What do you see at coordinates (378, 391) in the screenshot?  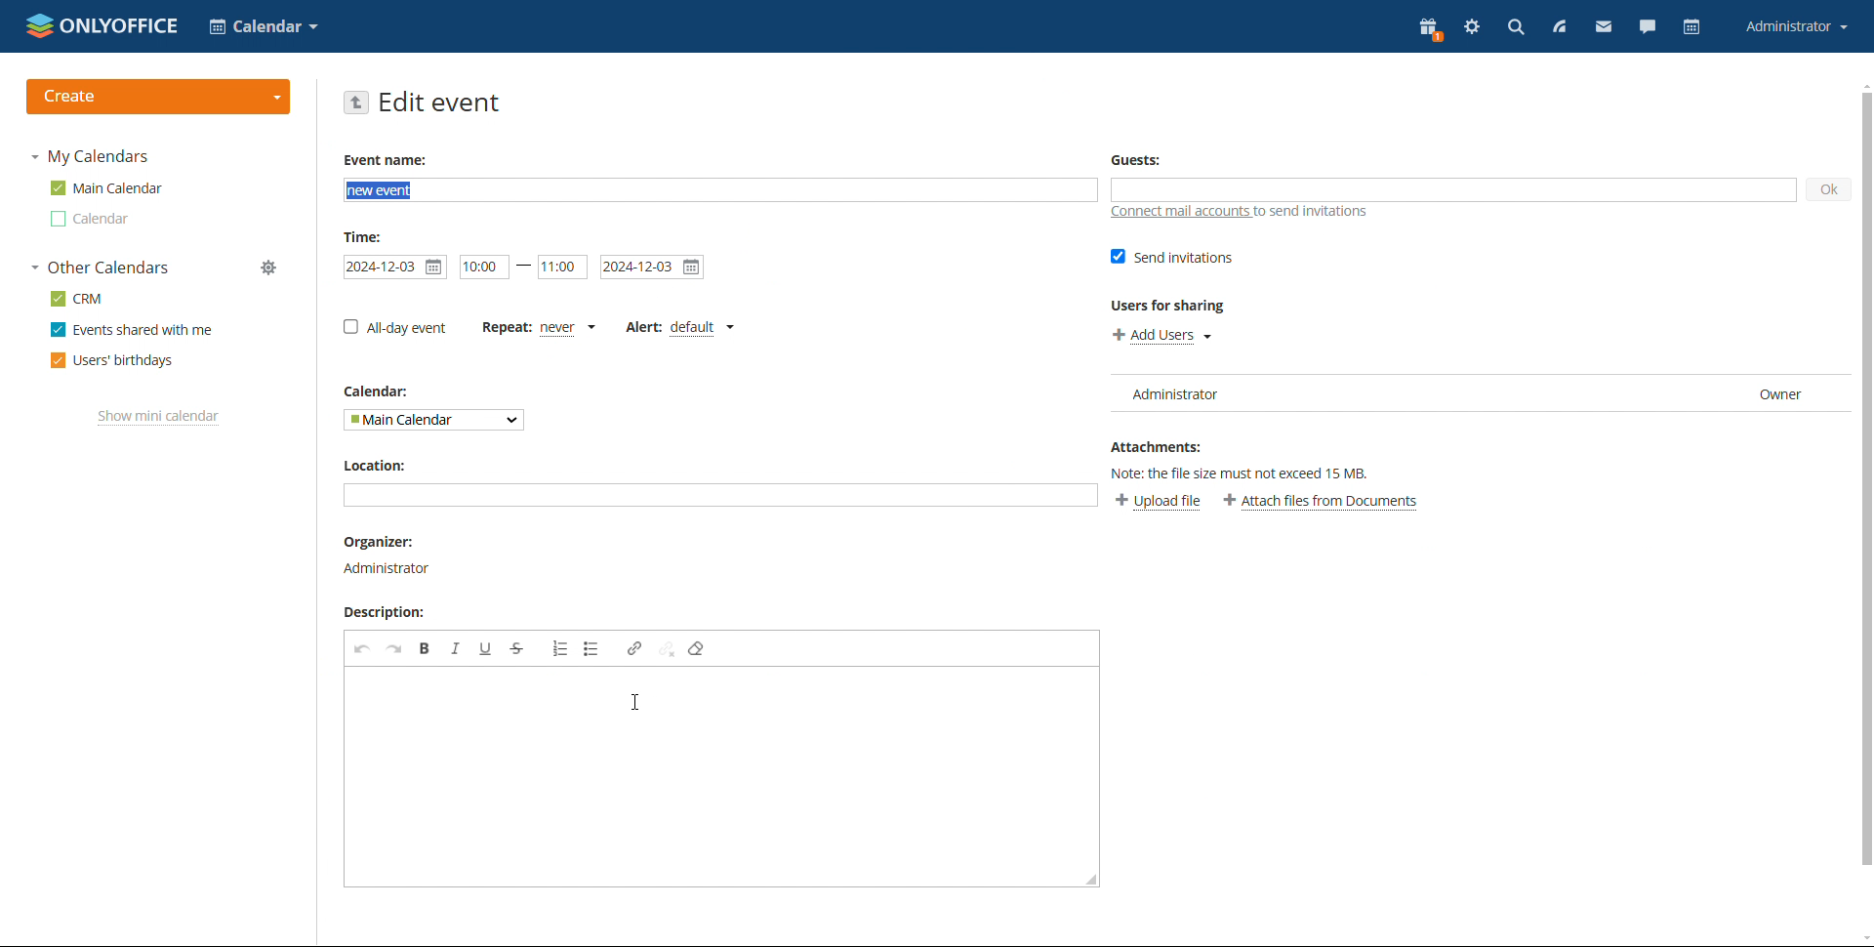 I see `Calendar:` at bounding box center [378, 391].